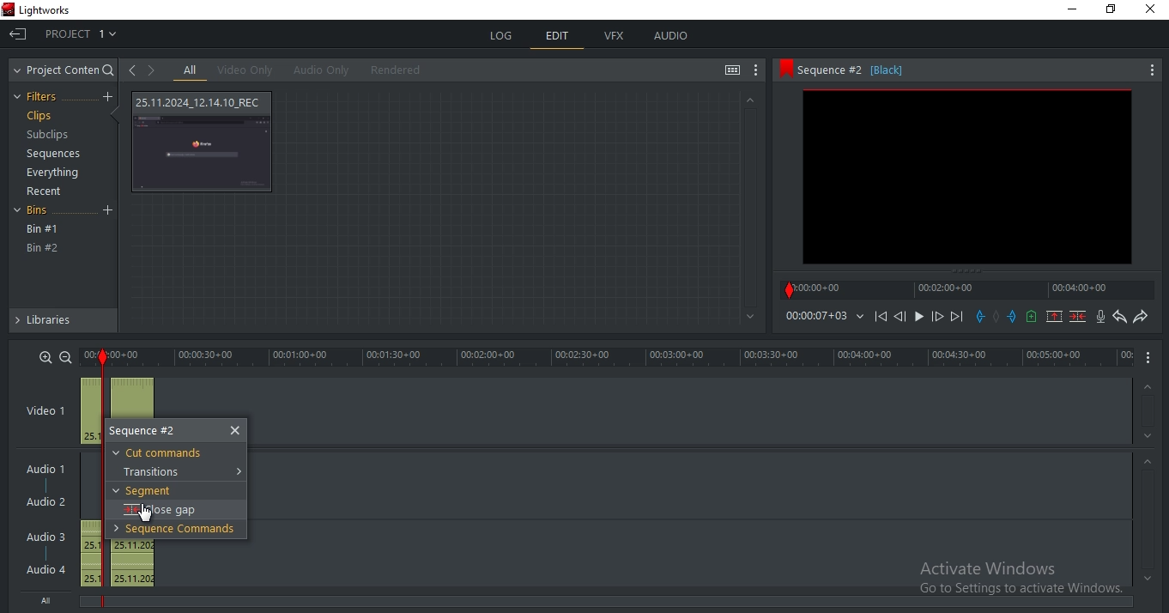  What do you see at coordinates (50, 137) in the screenshot?
I see `subclips` at bounding box center [50, 137].